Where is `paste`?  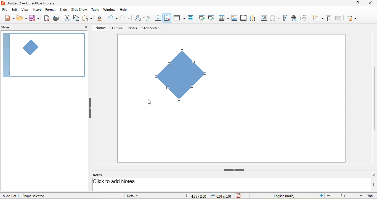
paste is located at coordinates (88, 18).